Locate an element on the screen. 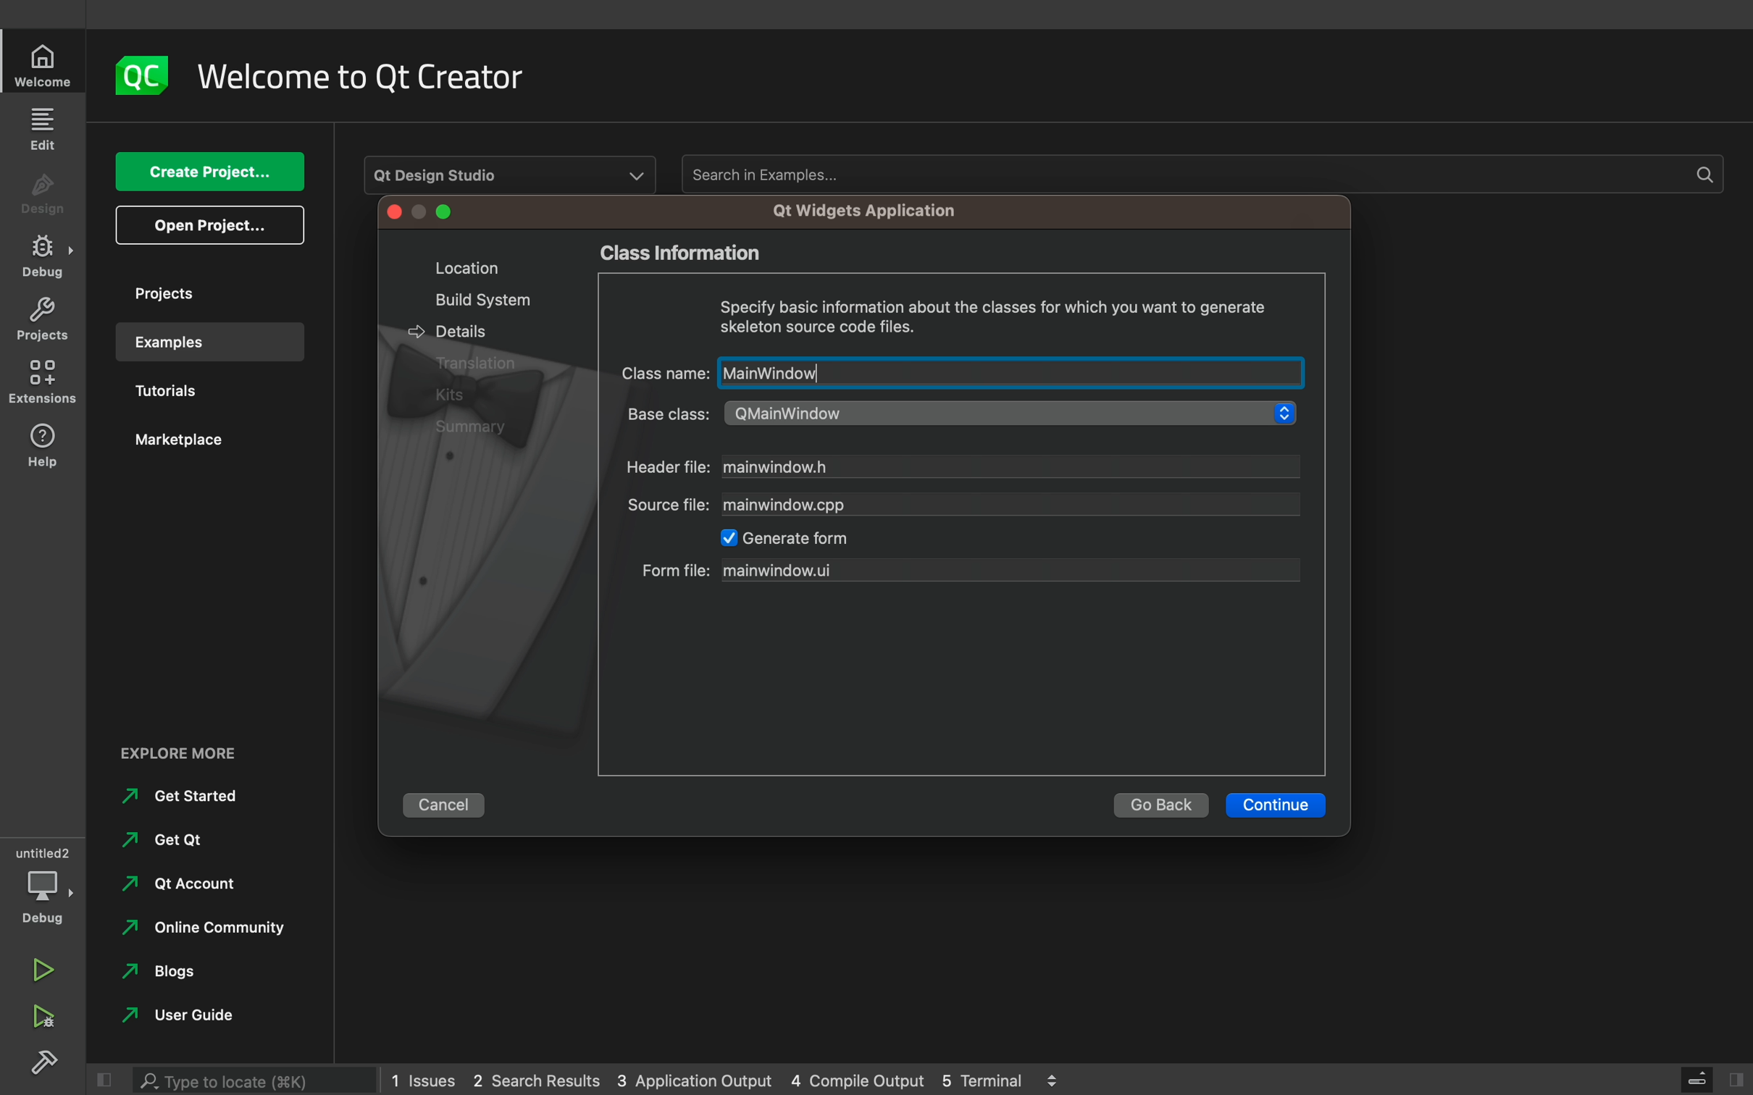 Image resolution: width=1753 pixels, height=1095 pixels. help is located at coordinates (43, 444).